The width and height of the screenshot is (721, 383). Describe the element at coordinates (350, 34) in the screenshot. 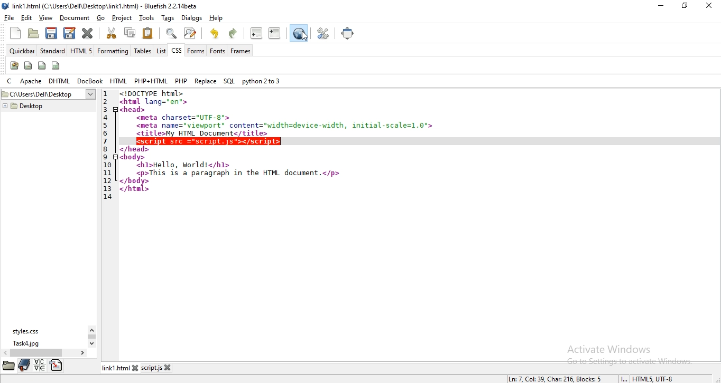

I see `full screen` at that location.